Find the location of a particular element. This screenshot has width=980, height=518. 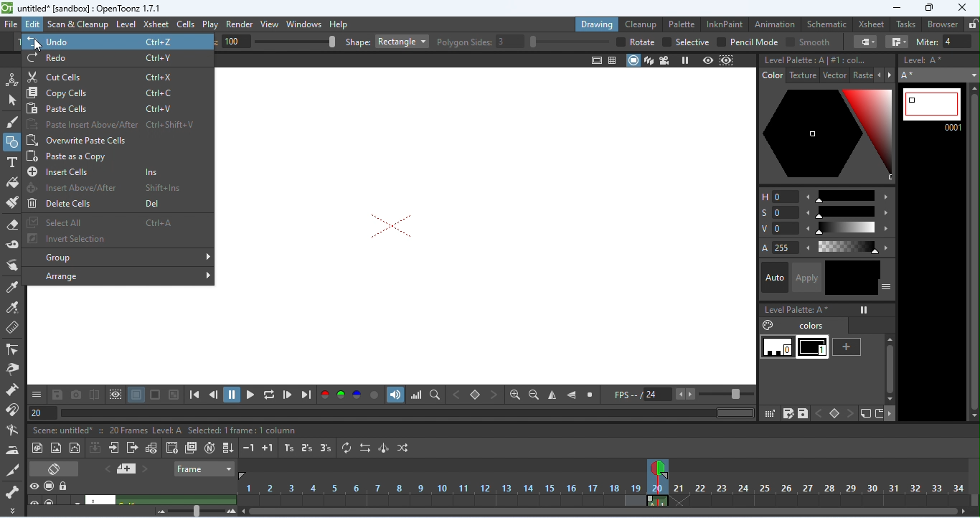

browser is located at coordinates (943, 24).